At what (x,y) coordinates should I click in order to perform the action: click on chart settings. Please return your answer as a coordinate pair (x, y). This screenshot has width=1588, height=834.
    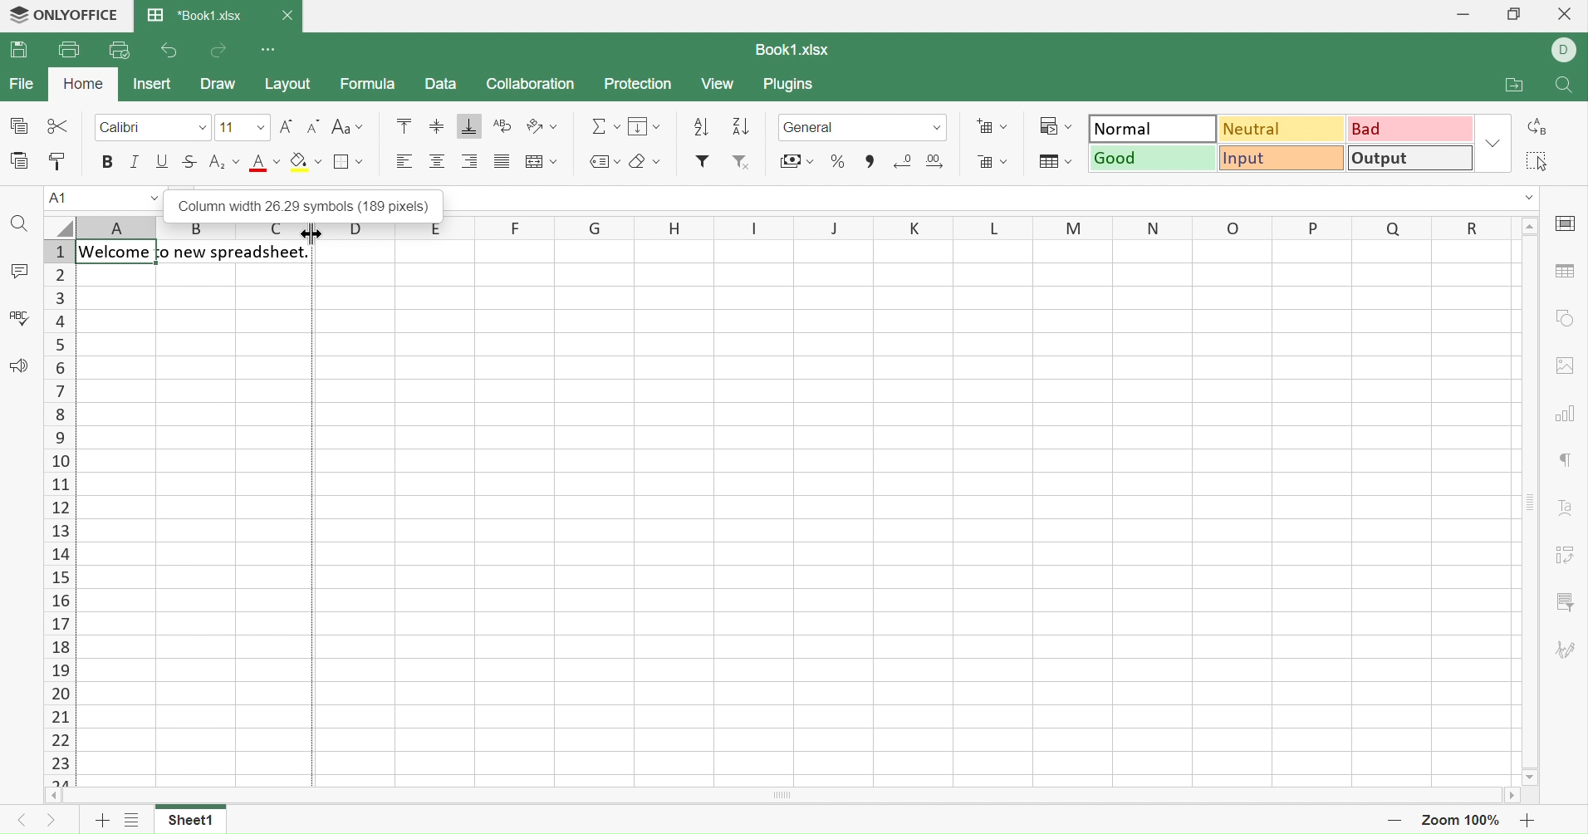
    Looking at the image, I should click on (1566, 410).